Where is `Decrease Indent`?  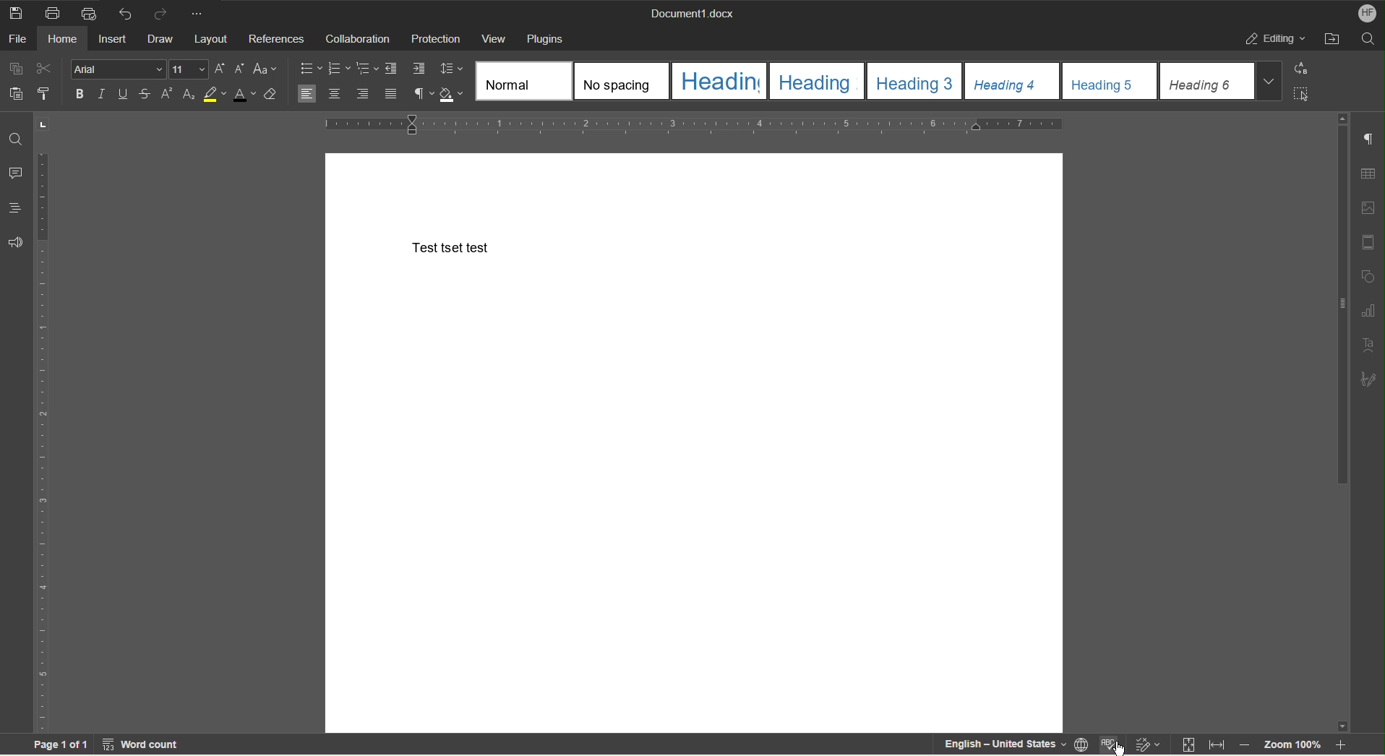
Decrease Indent is located at coordinates (393, 69).